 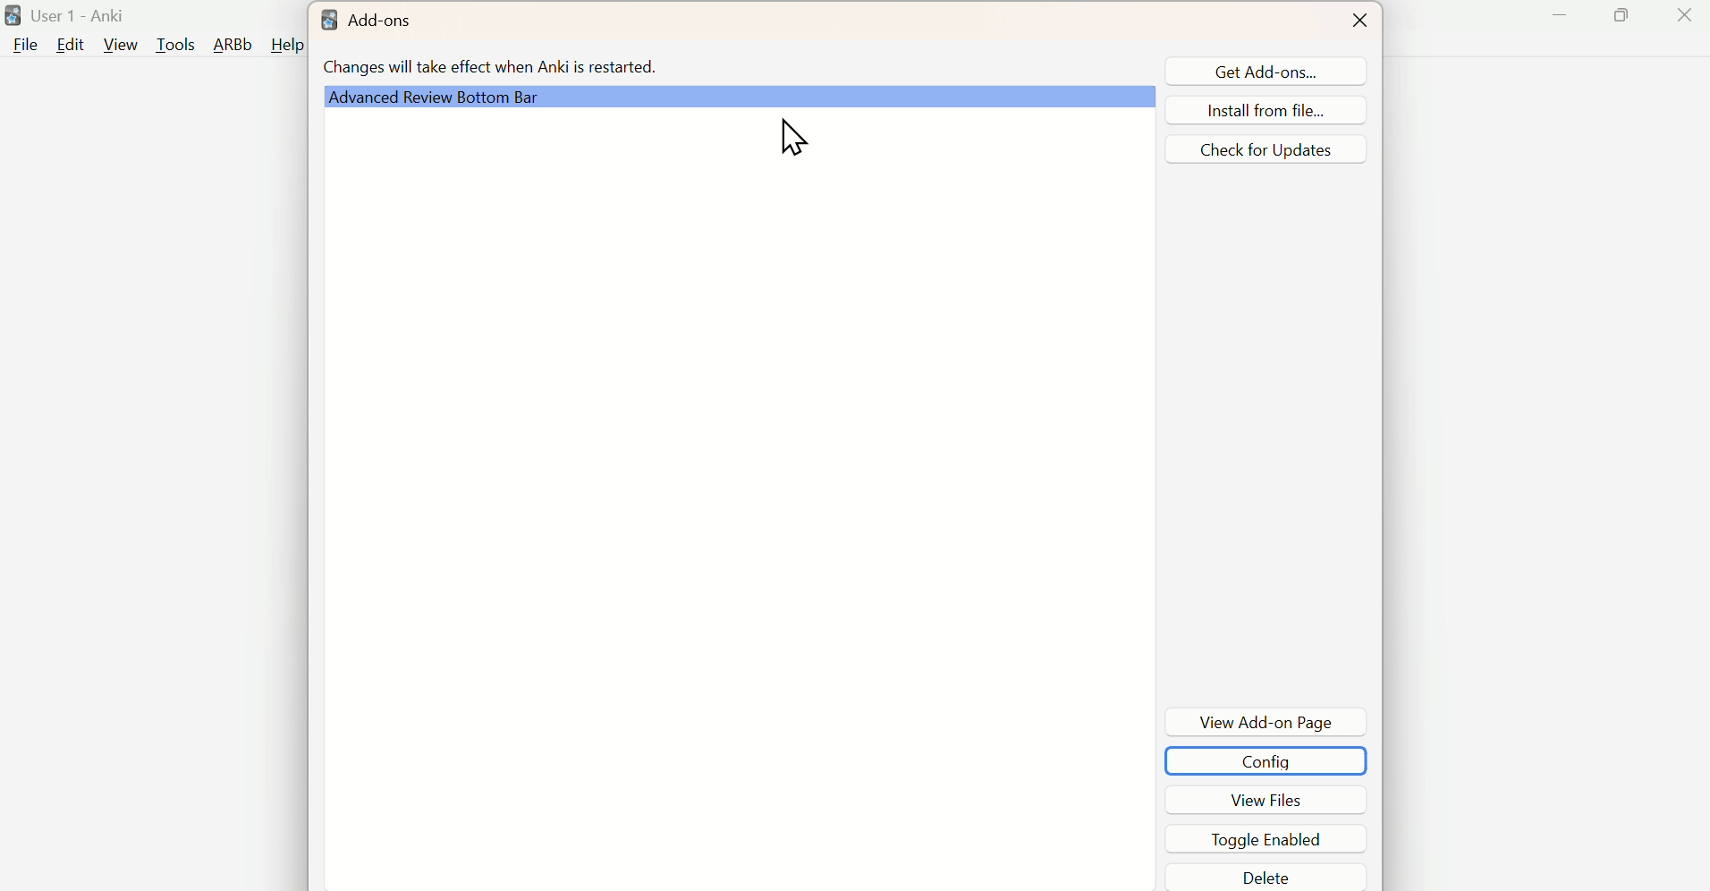 What do you see at coordinates (1369, 21) in the screenshot?
I see `Close` at bounding box center [1369, 21].